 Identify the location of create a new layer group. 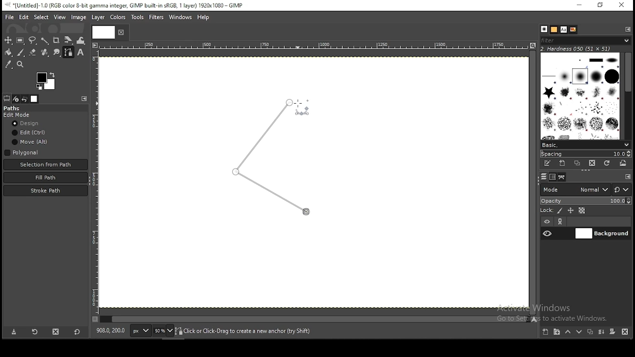
(558, 333).